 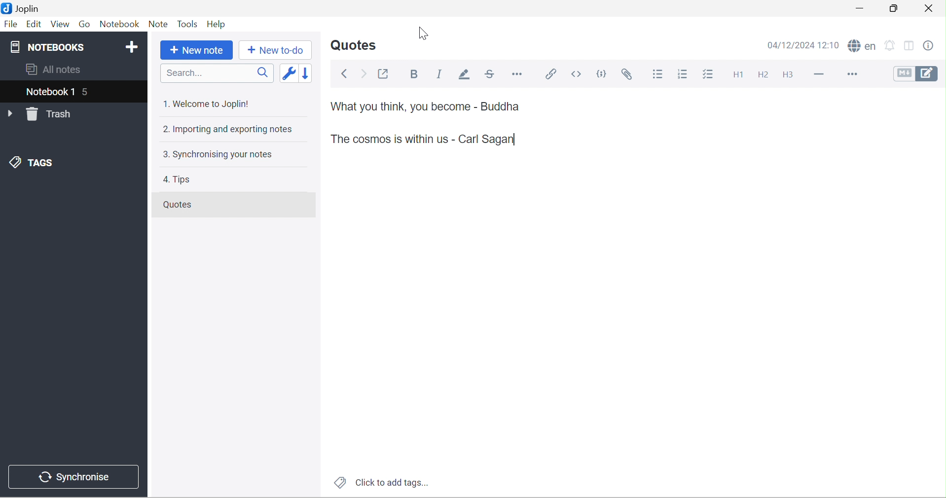 What do you see at coordinates (11, 25) in the screenshot?
I see `File` at bounding box center [11, 25].